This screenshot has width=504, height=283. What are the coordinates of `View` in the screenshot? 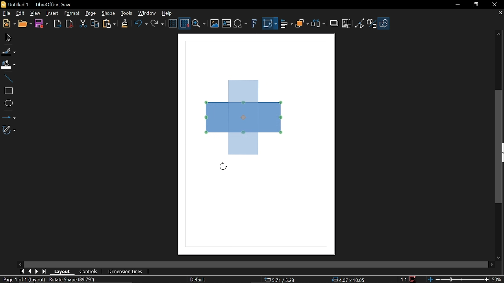 It's located at (34, 13).